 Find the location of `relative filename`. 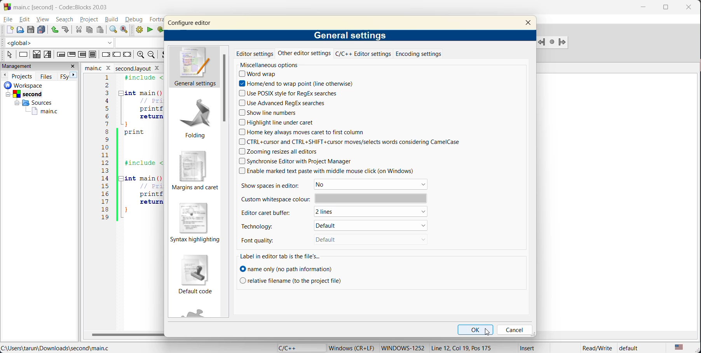

relative filename is located at coordinates (292, 280).